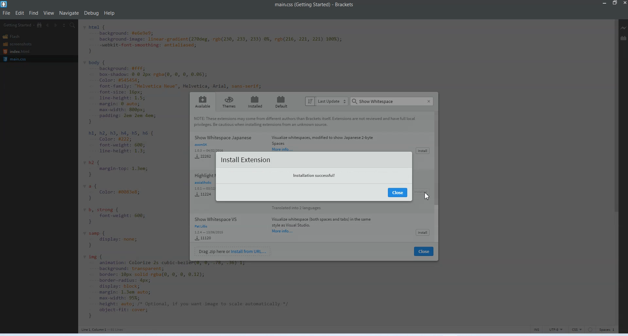 This screenshot has height=336, width=628. Describe the element at coordinates (624, 35) in the screenshot. I see `Extension Manager` at that location.